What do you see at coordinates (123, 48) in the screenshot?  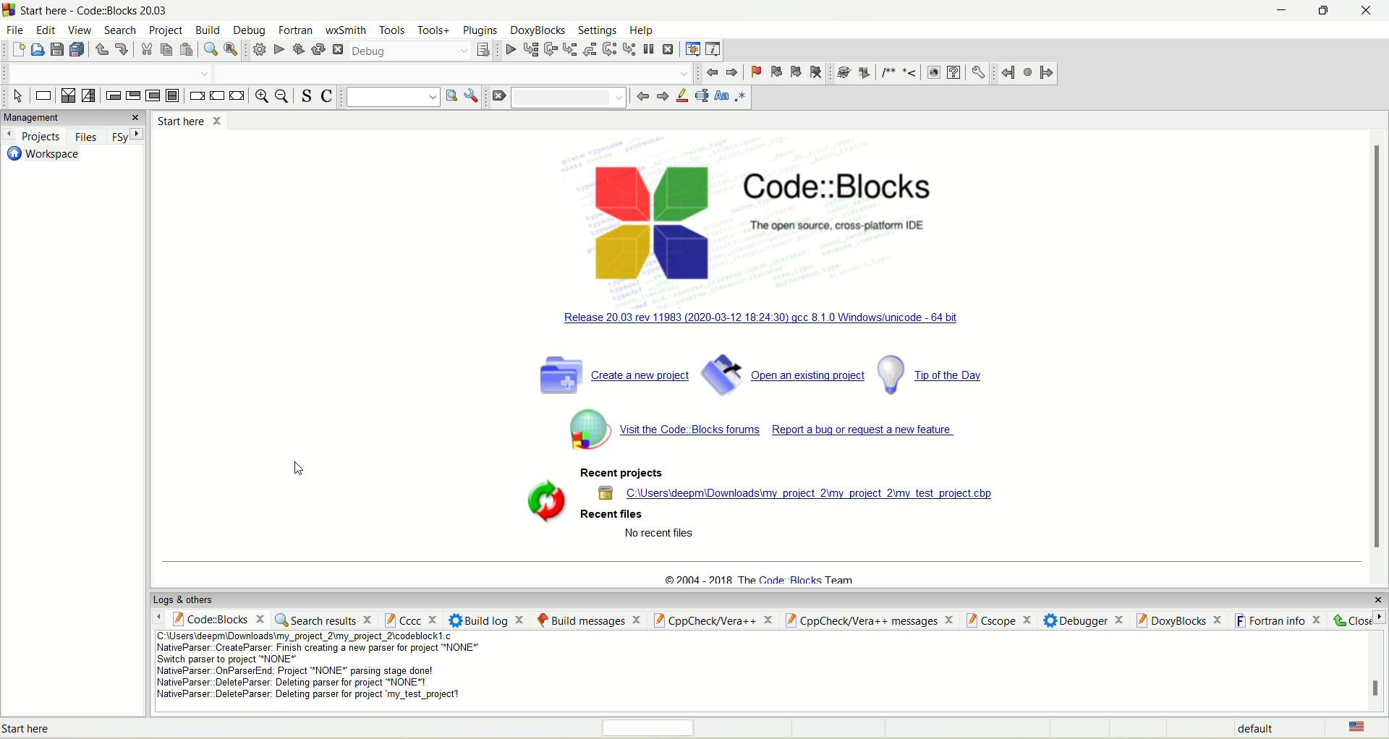 I see `redo` at bounding box center [123, 48].